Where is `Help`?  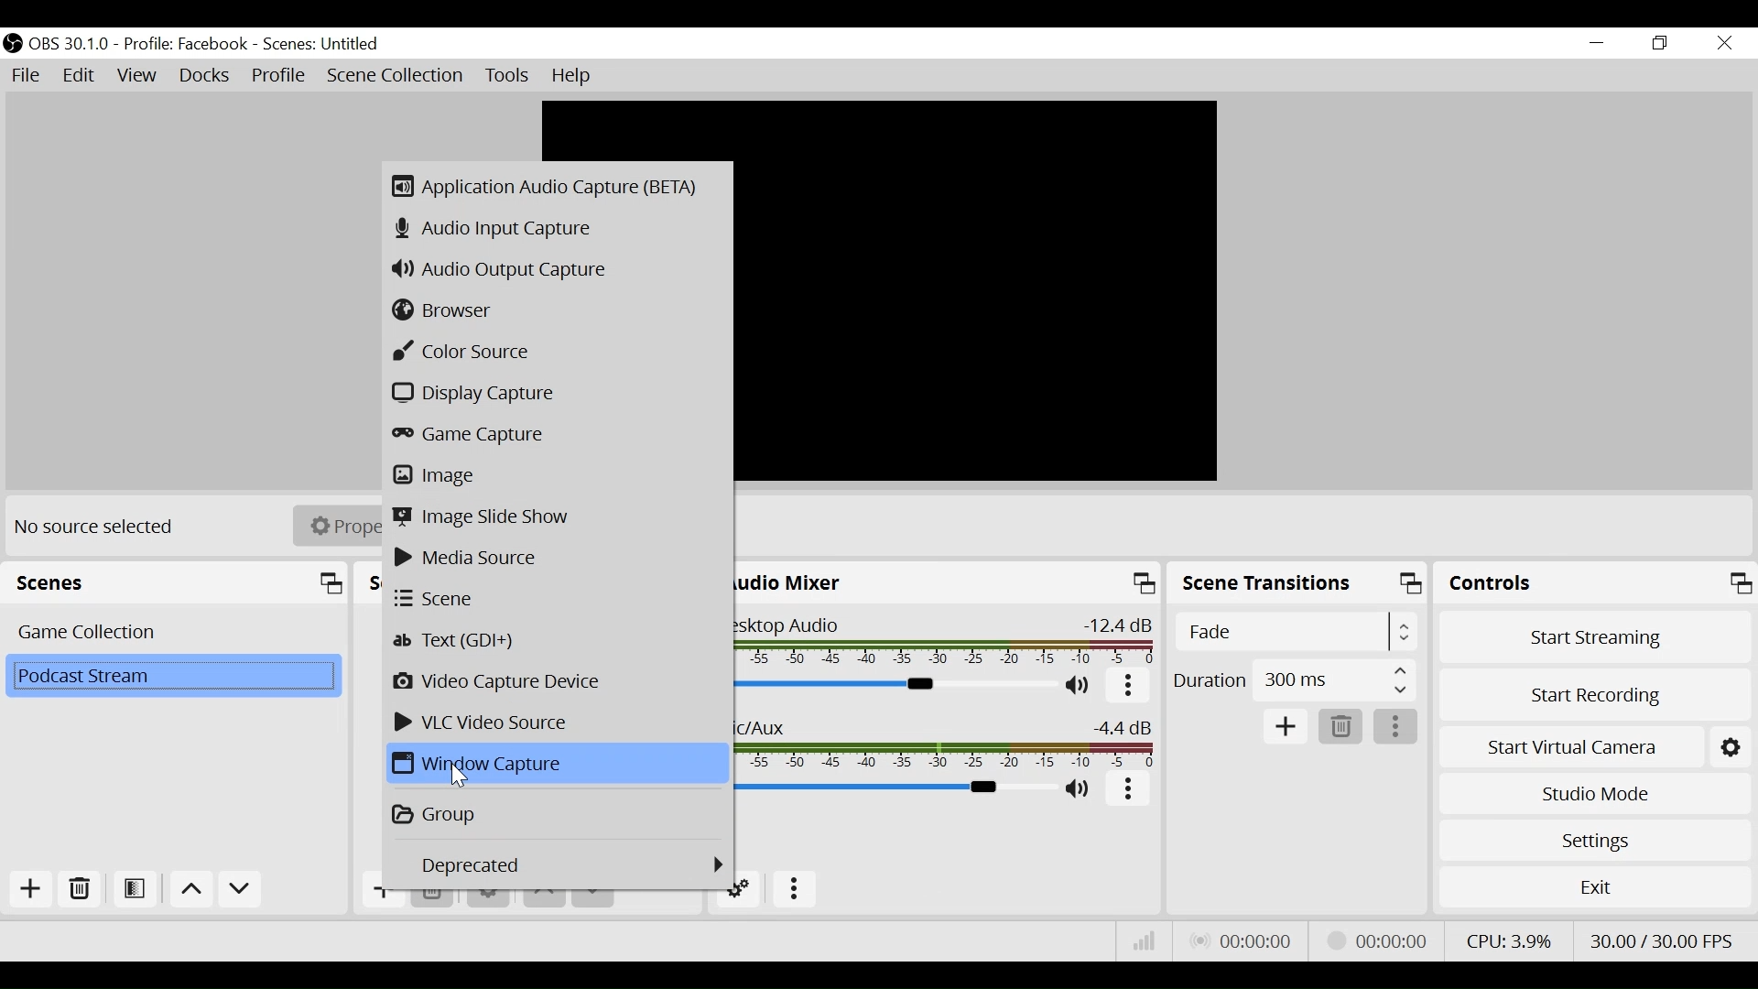 Help is located at coordinates (575, 77).